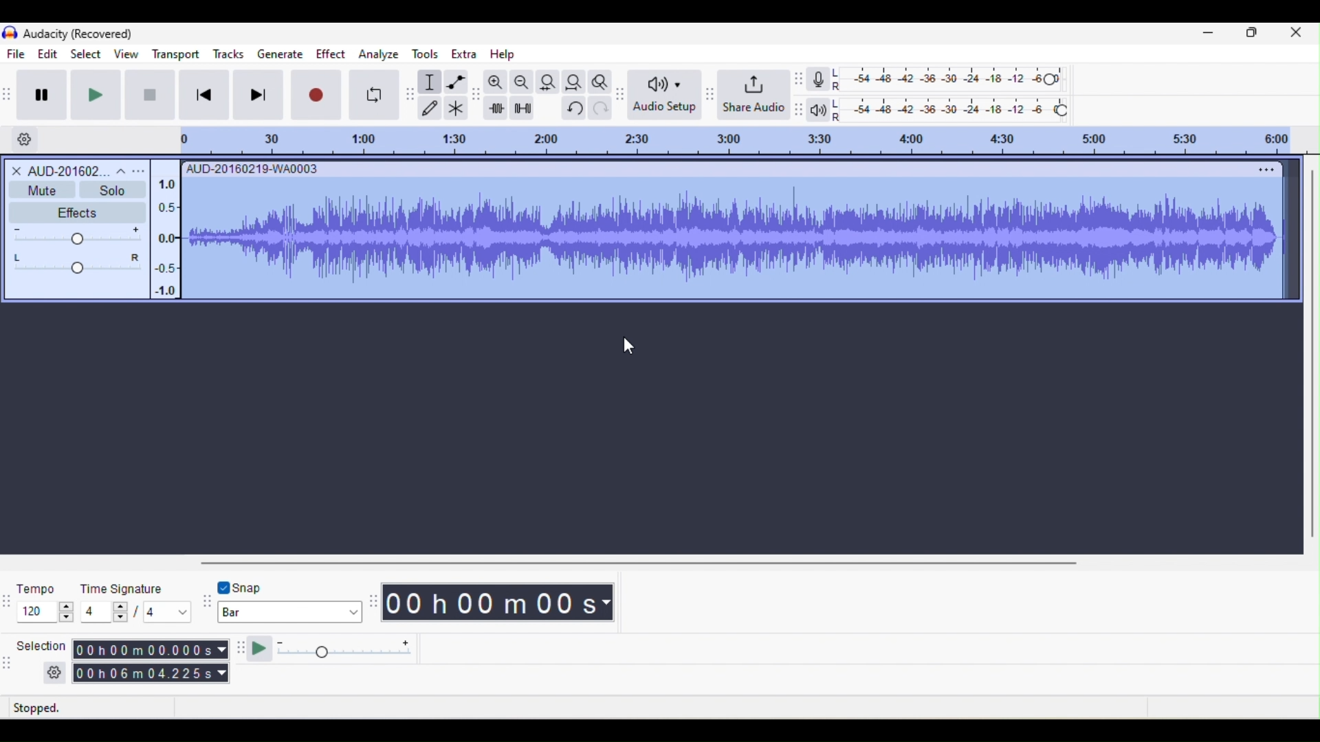 Image resolution: width=1320 pixels, height=742 pixels. I want to click on audacity transport toolbar, so click(8, 93).